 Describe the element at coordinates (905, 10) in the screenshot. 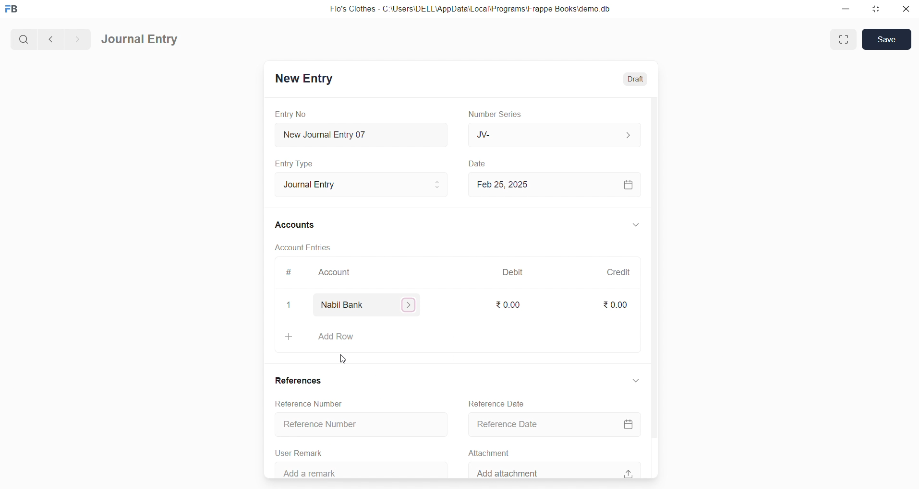

I see `close` at that location.